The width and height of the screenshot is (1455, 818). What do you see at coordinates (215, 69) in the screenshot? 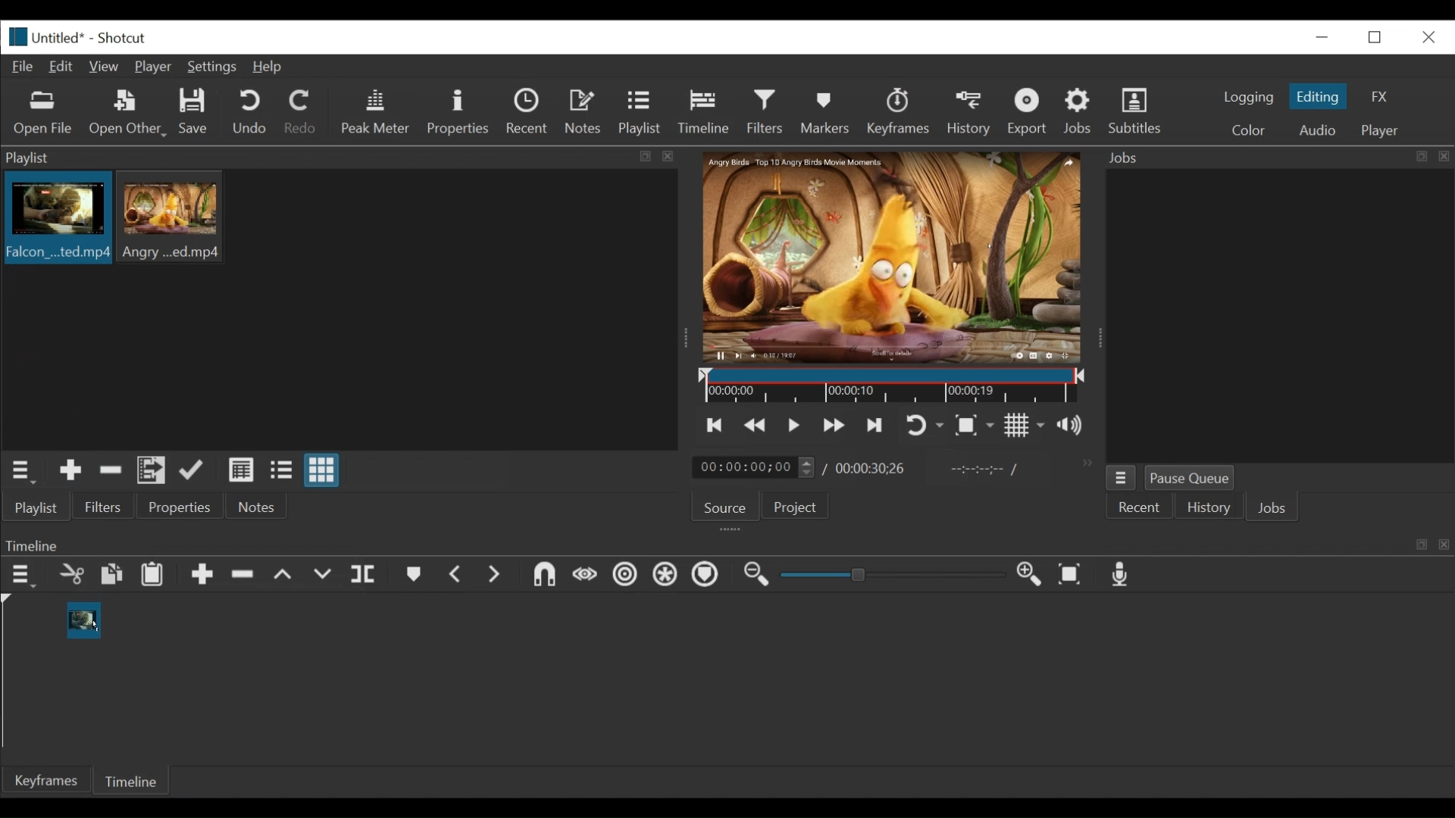
I see `Settings` at bounding box center [215, 69].